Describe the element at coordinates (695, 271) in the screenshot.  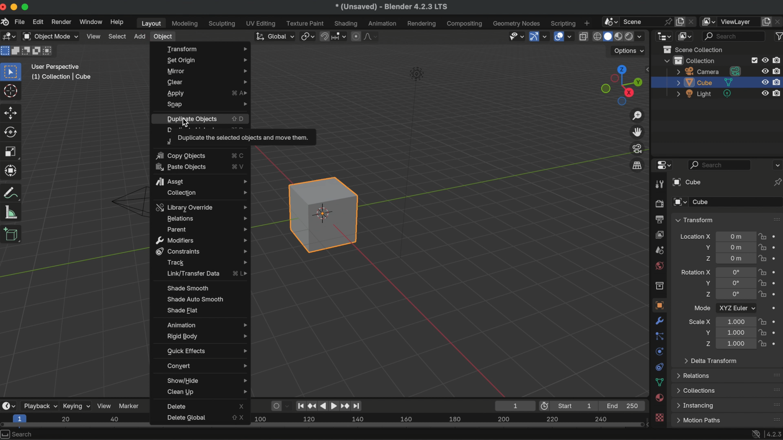
I see `rotation X` at that location.